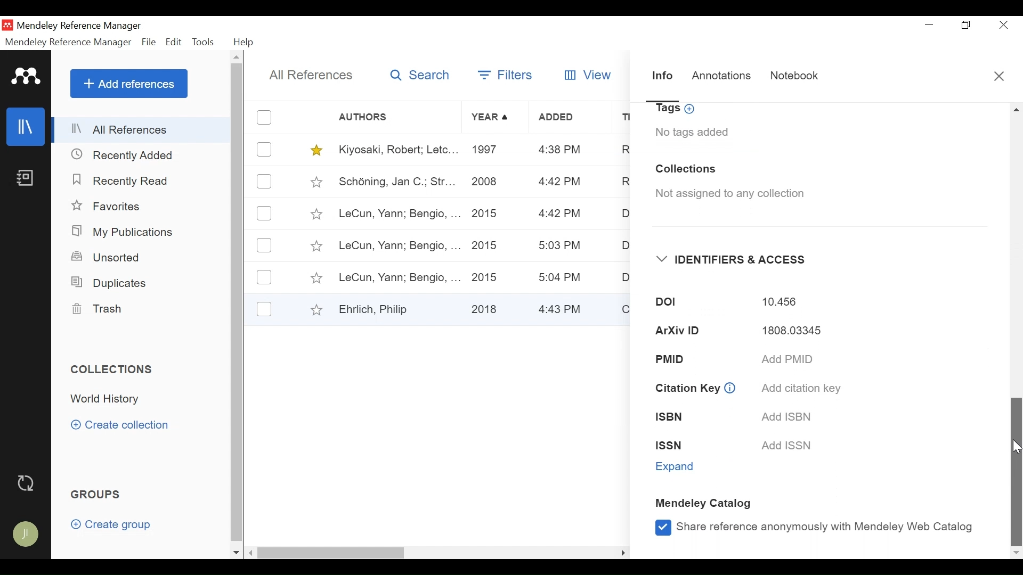 This screenshot has width=1023, height=575. Describe the element at coordinates (559, 183) in the screenshot. I see `4:42 PM` at that location.